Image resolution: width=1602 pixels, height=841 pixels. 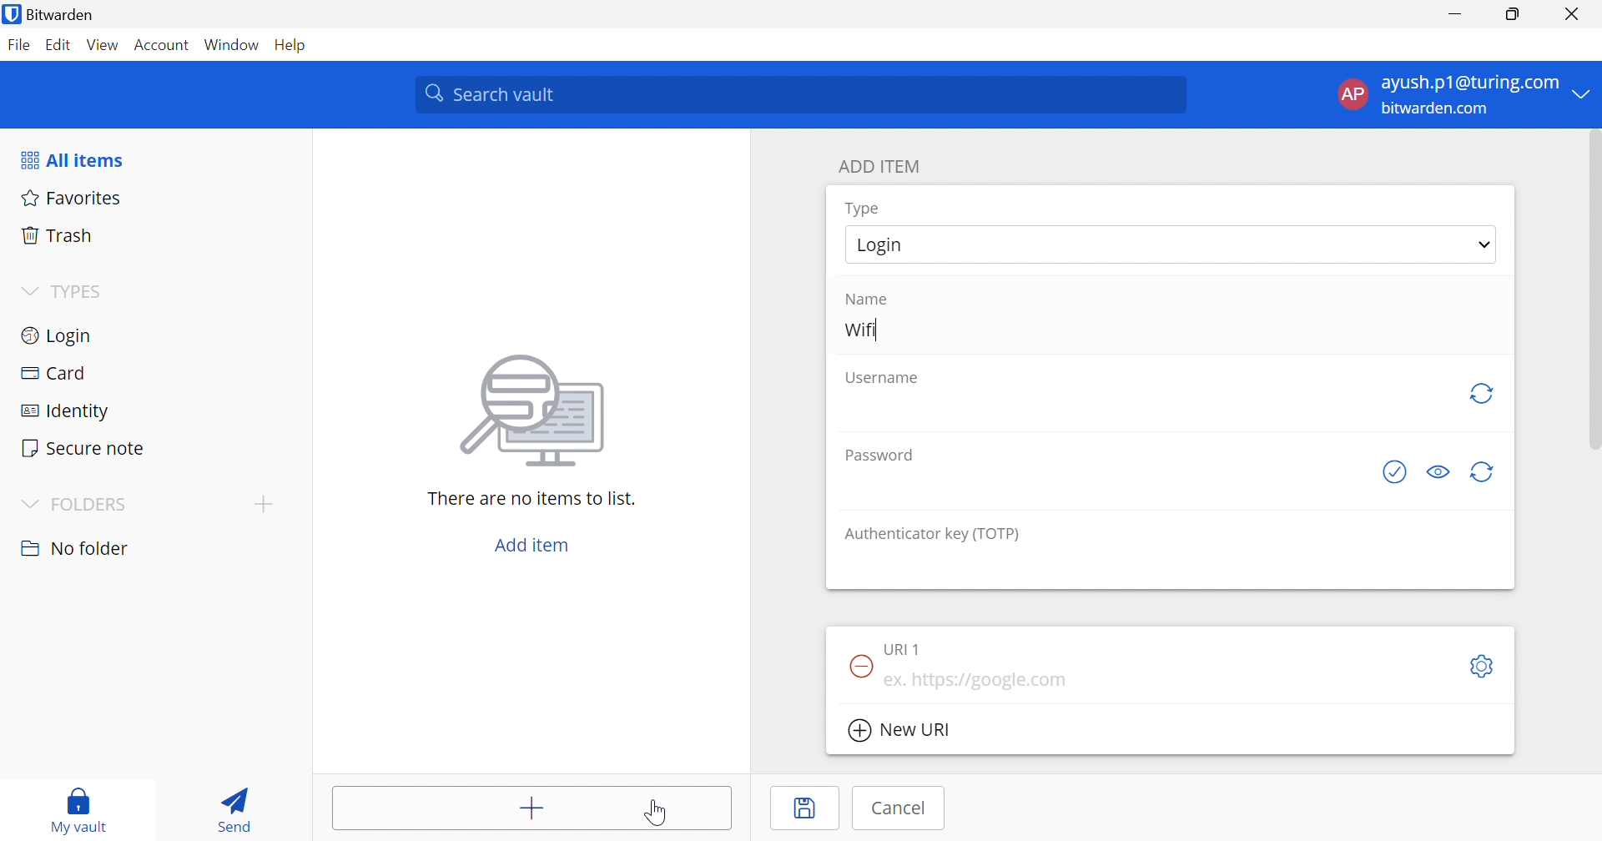 I want to click on Minimize, so click(x=1455, y=15).